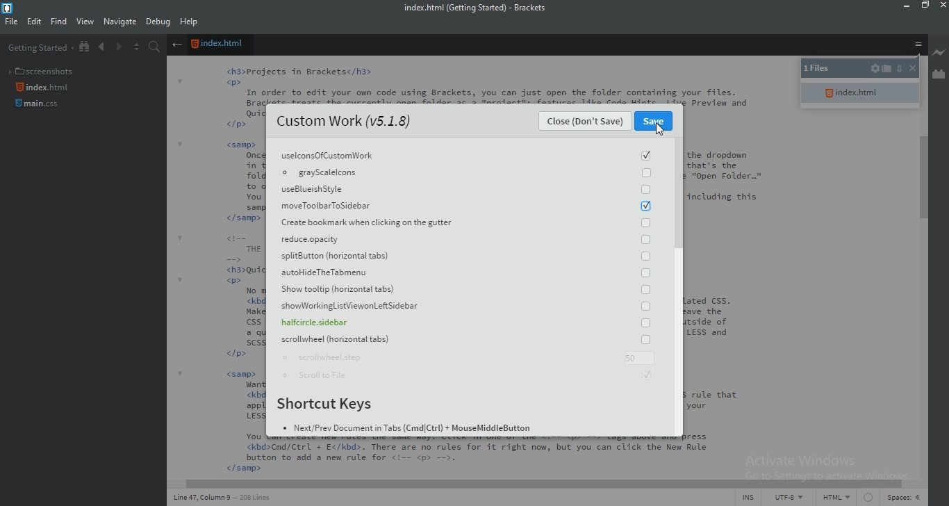  What do you see at coordinates (58, 23) in the screenshot?
I see `Find` at bounding box center [58, 23].